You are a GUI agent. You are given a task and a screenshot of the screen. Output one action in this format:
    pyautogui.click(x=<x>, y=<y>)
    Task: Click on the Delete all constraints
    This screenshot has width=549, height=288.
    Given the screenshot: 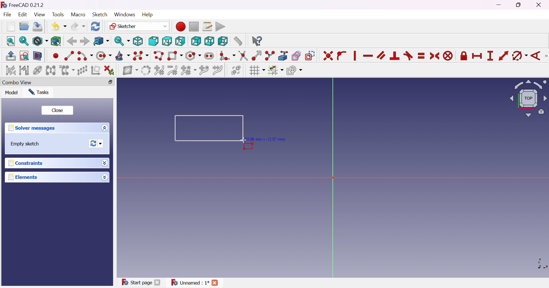 What is the action you would take?
    pyautogui.click(x=109, y=71)
    